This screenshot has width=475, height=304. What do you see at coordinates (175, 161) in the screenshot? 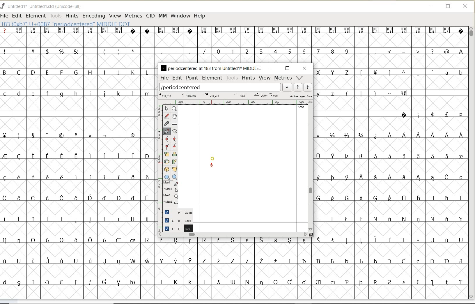
I see `skew the selection` at bounding box center [175, 161].